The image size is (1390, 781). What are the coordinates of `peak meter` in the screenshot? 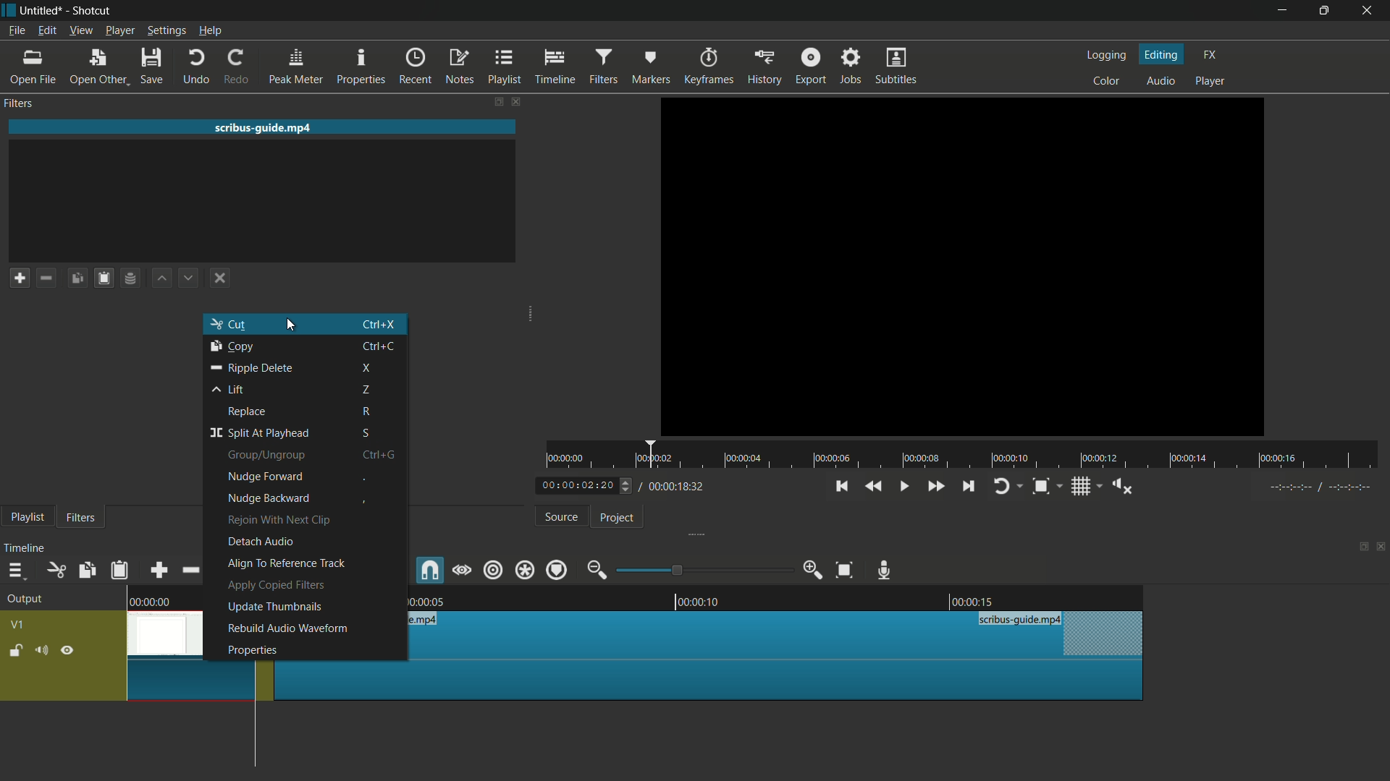 It's located at (297, 66).